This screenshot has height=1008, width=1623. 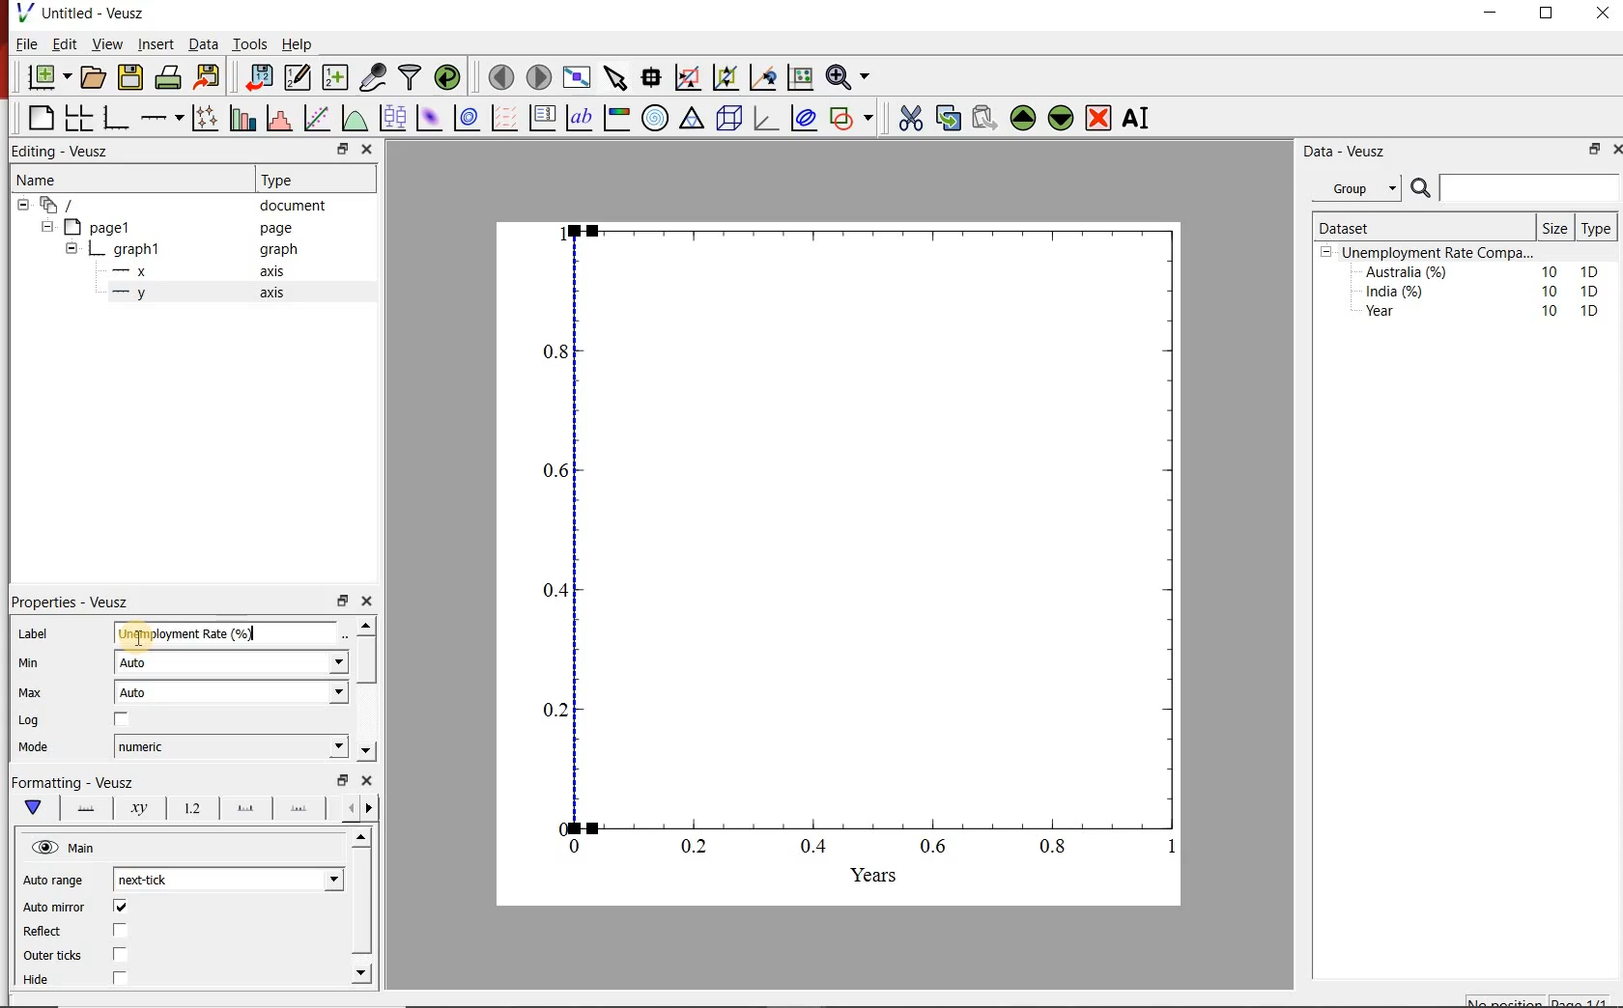 What do you see at coordinates (801, 75) in the screenshot?
I see `click to resset graph axes` at bounding box center [801, 75].